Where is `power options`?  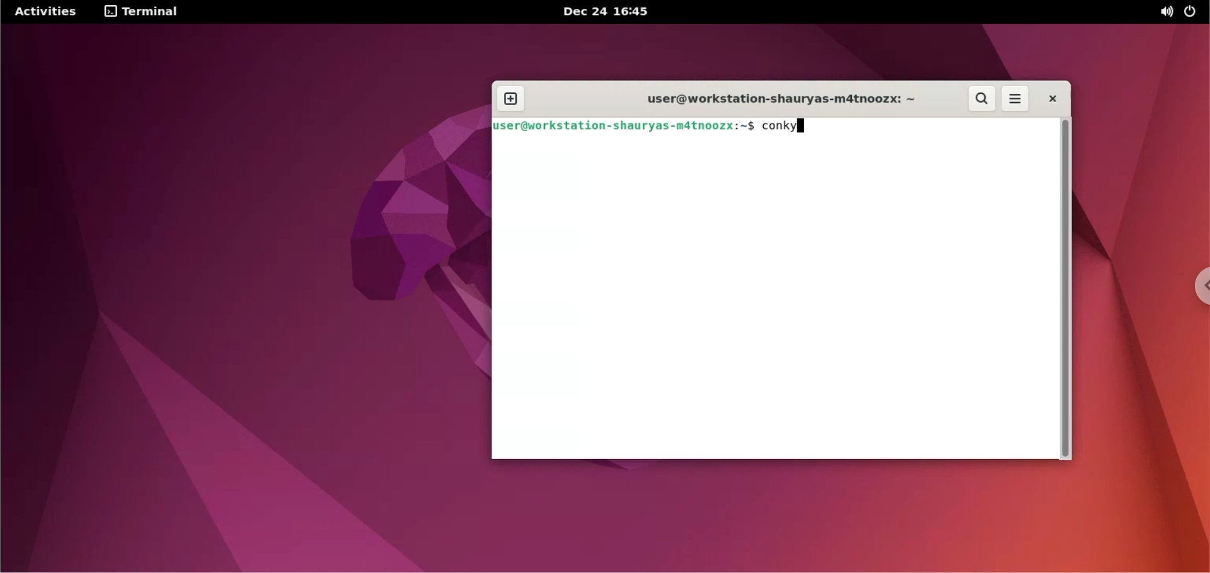 power options is located at coordinates (1196, 13).